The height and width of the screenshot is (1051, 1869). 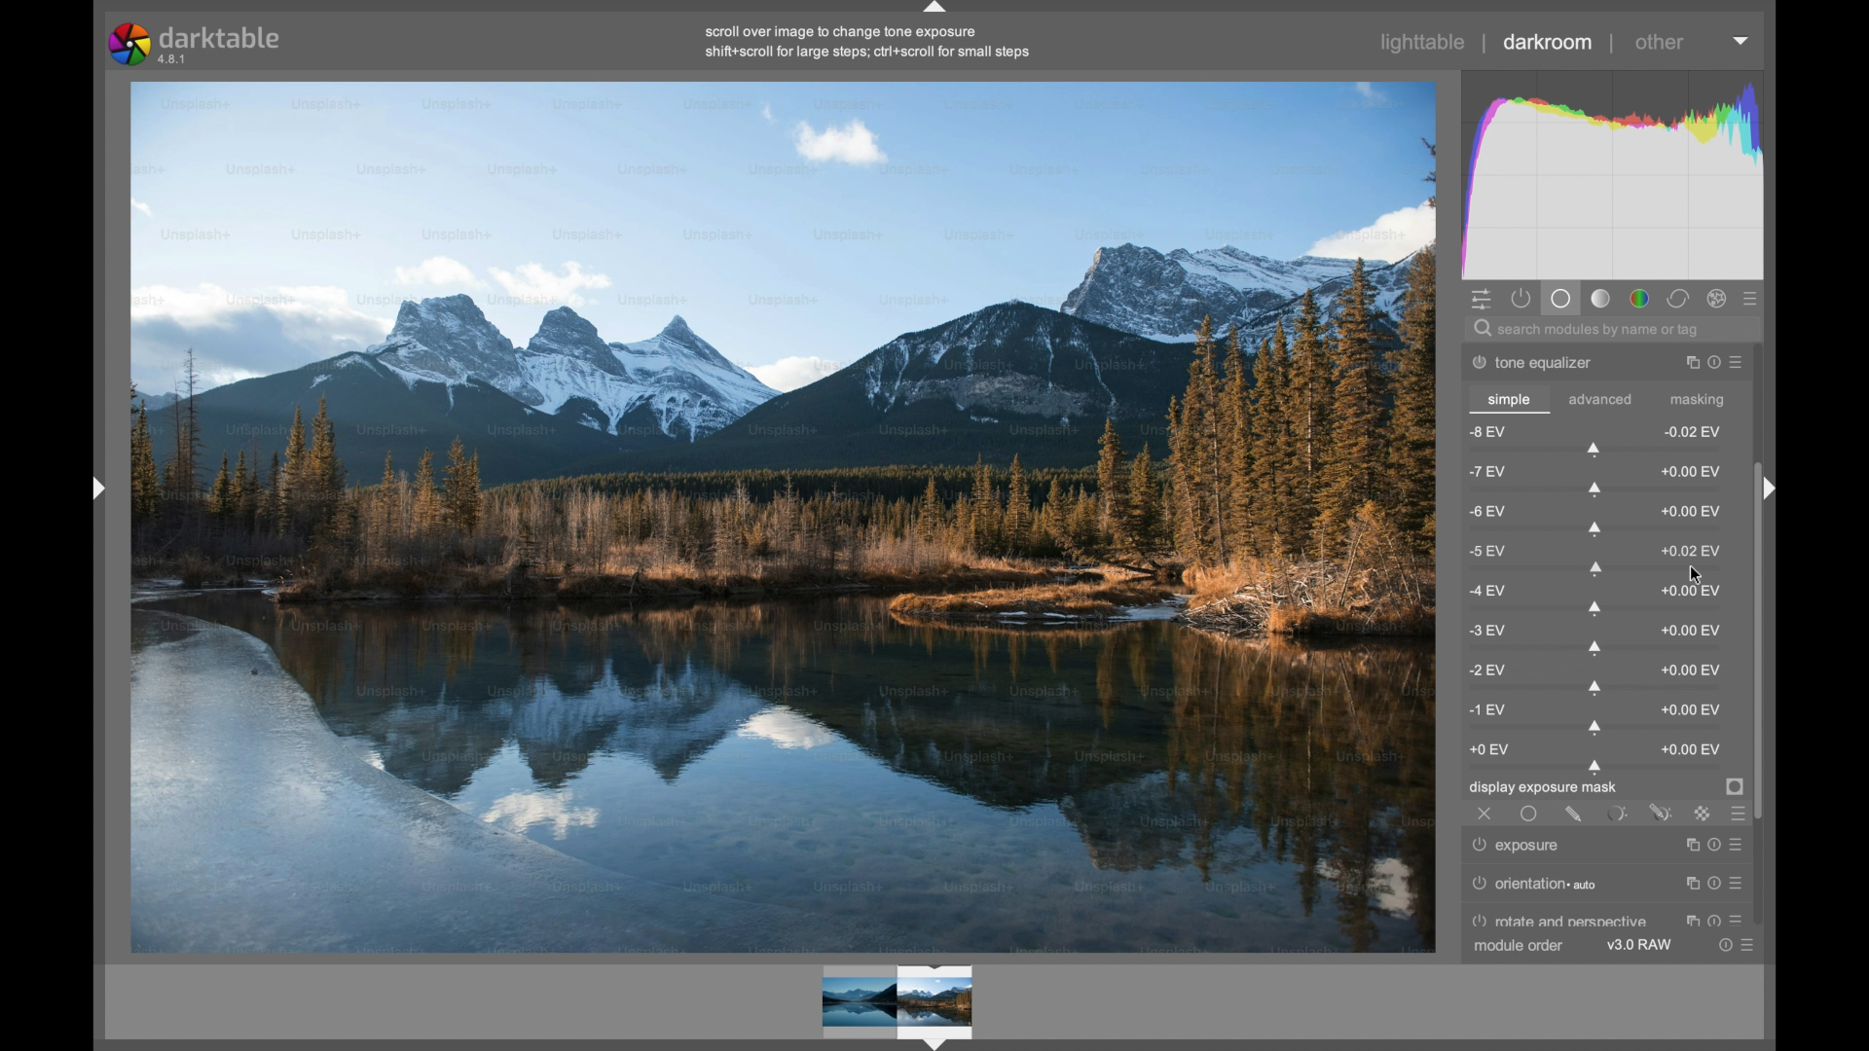 What do you see at coordinates (1700, 401) in the screenshot?
I see `masking` at bounding box center [1700, 401].